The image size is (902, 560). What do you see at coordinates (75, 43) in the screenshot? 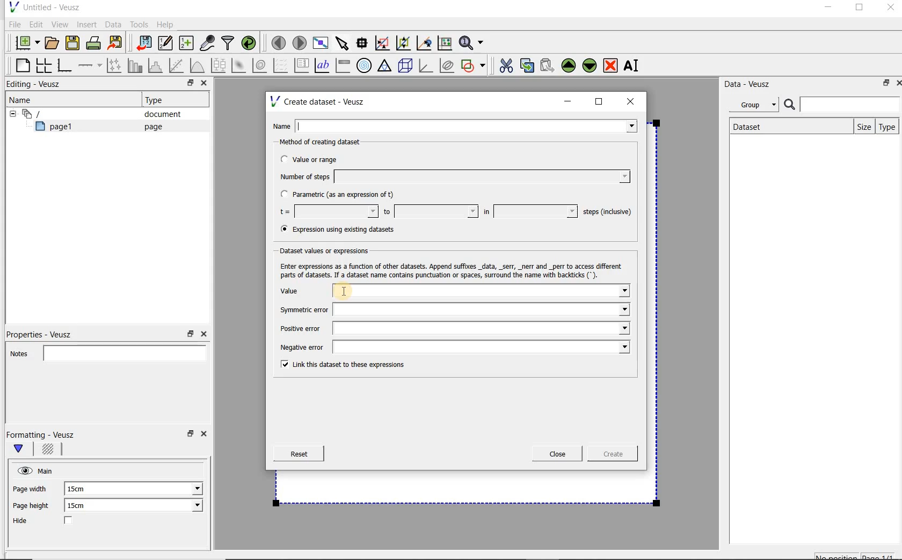
I see `save the document` at bounding box center [75, 43].